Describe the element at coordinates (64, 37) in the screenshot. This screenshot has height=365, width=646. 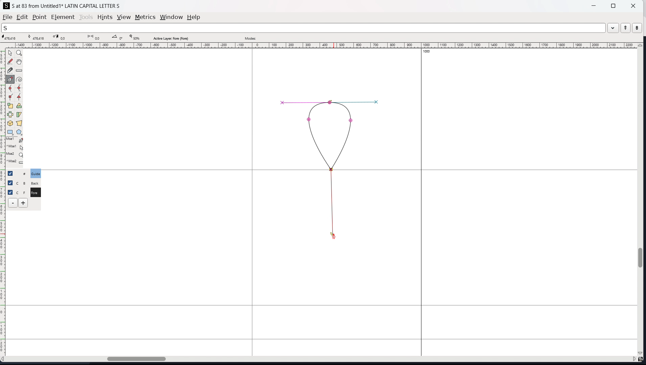
I see `cursor destination coordinate` at that location.